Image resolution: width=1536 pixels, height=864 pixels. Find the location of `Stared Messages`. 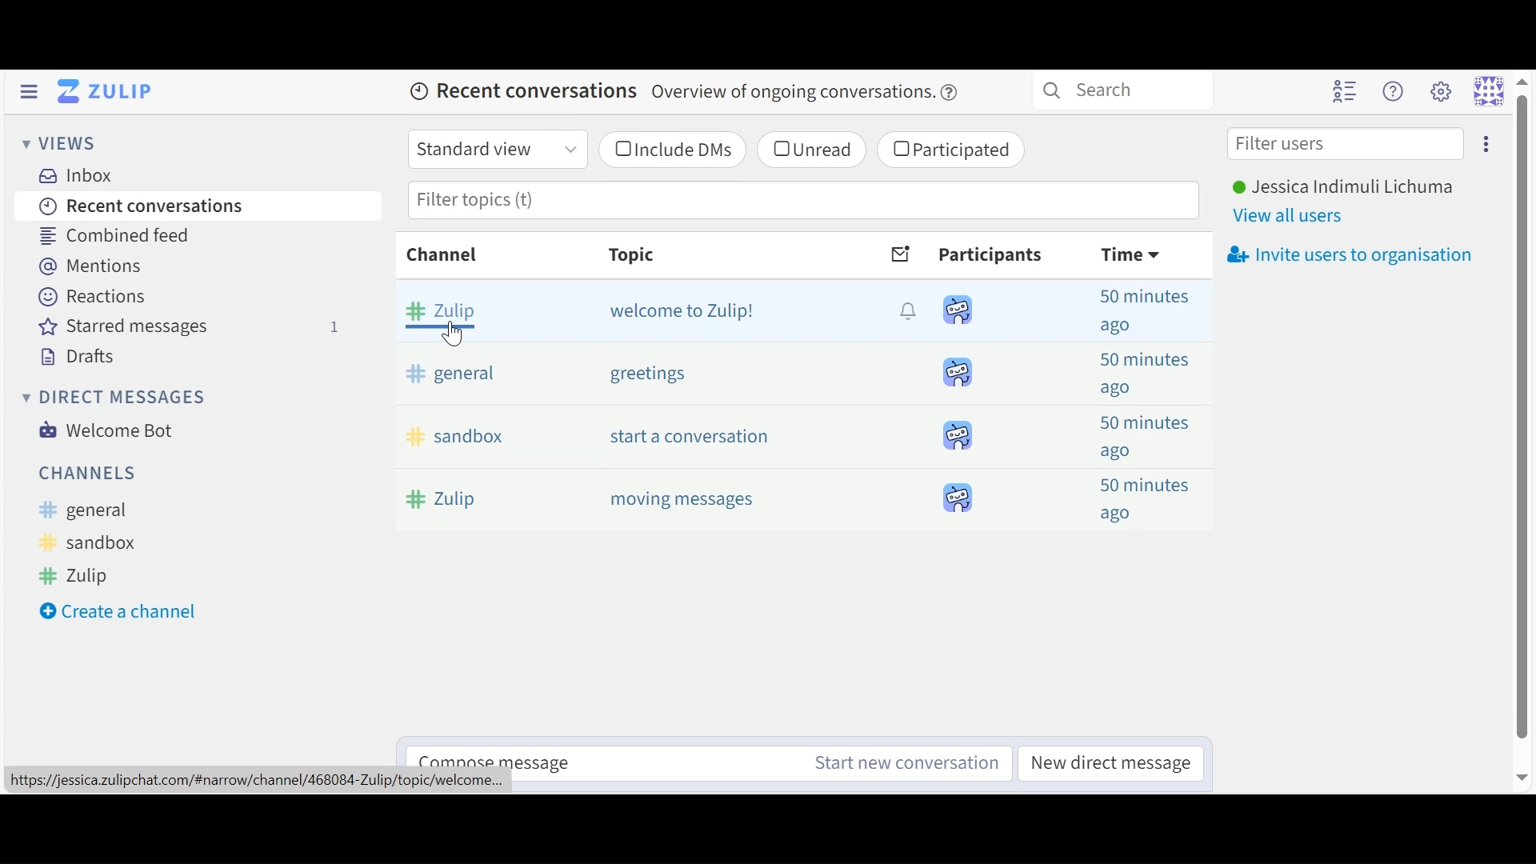

Stared Messages is located at coordinates (186, 326).